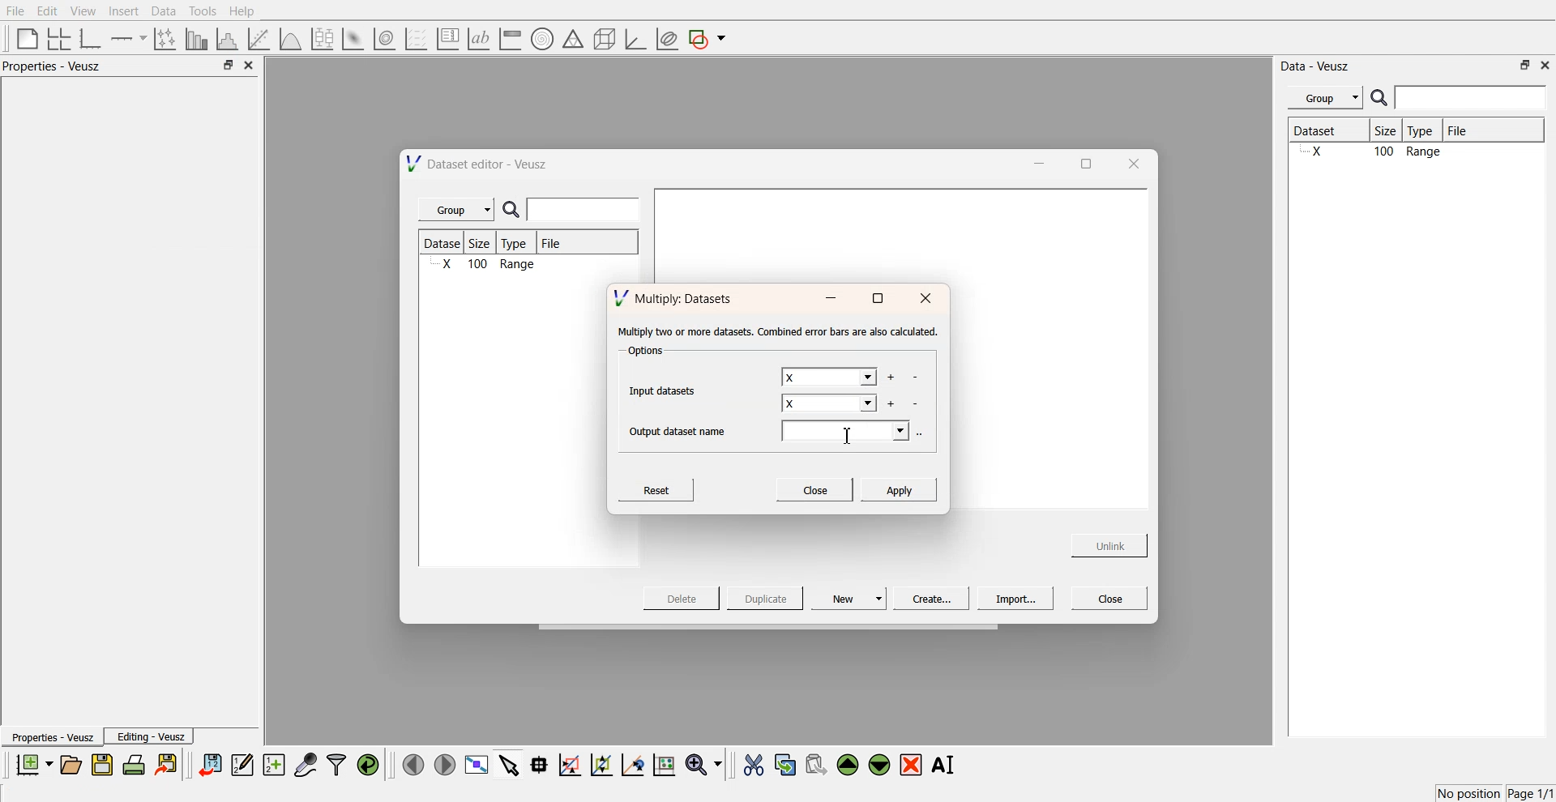 The height and width of the screenshot is (802, 1556). Describe the element at coordinates (209, 765) in the screenshot. I see `import data sets` at that location.